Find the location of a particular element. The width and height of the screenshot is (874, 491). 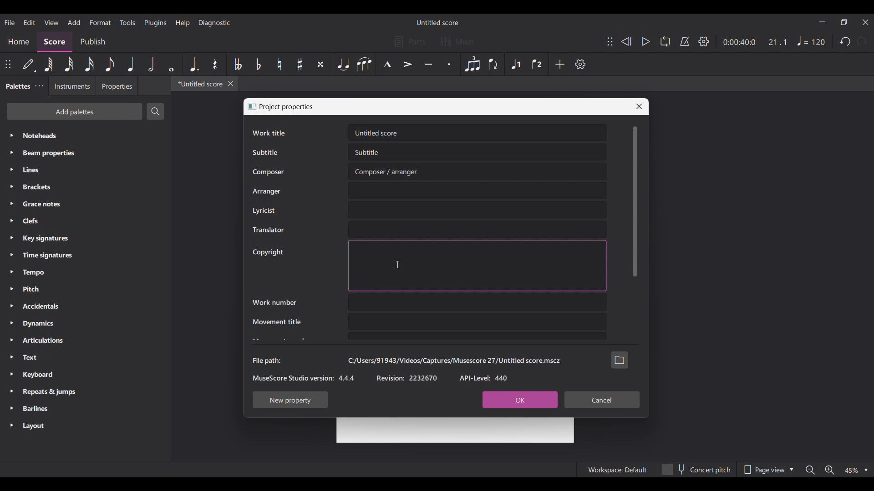

Time signatures is located at coordinates (85, 256).